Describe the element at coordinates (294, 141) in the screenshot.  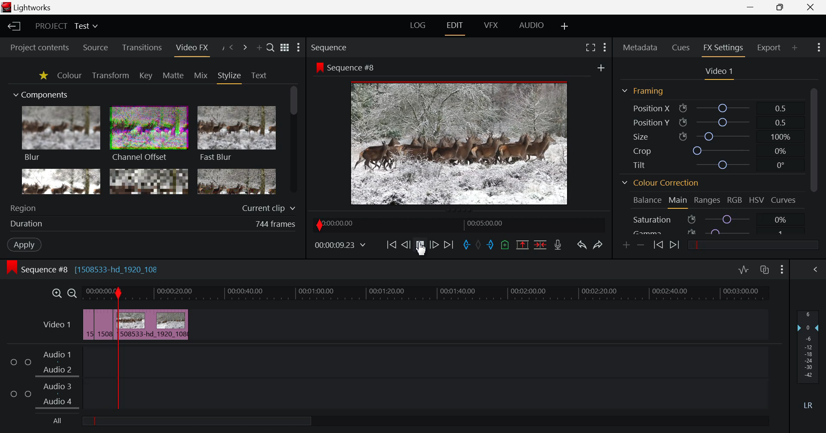
I see `Scroll Bar` at that location.